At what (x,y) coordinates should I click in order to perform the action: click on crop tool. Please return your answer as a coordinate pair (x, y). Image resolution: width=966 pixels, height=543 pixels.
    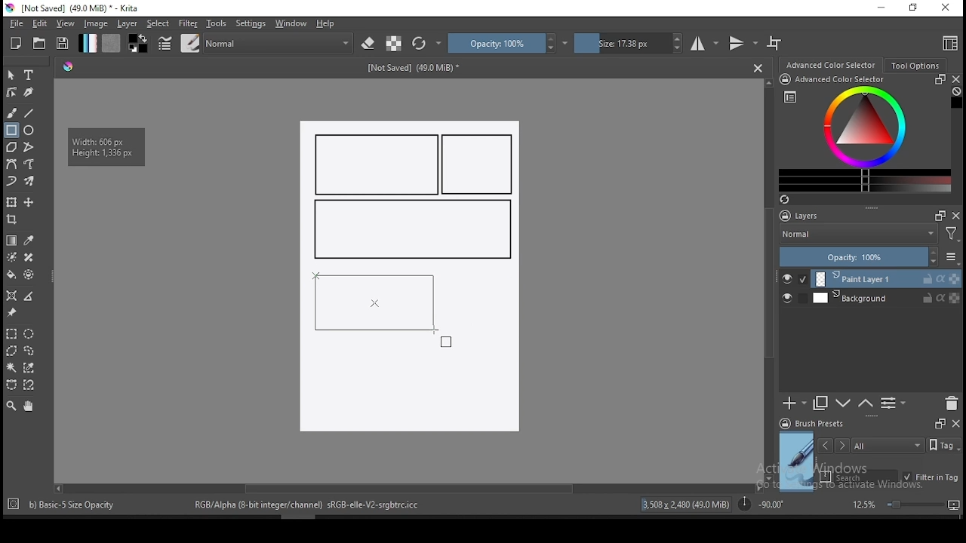
    Looking at the image, I should click on (14, 221).